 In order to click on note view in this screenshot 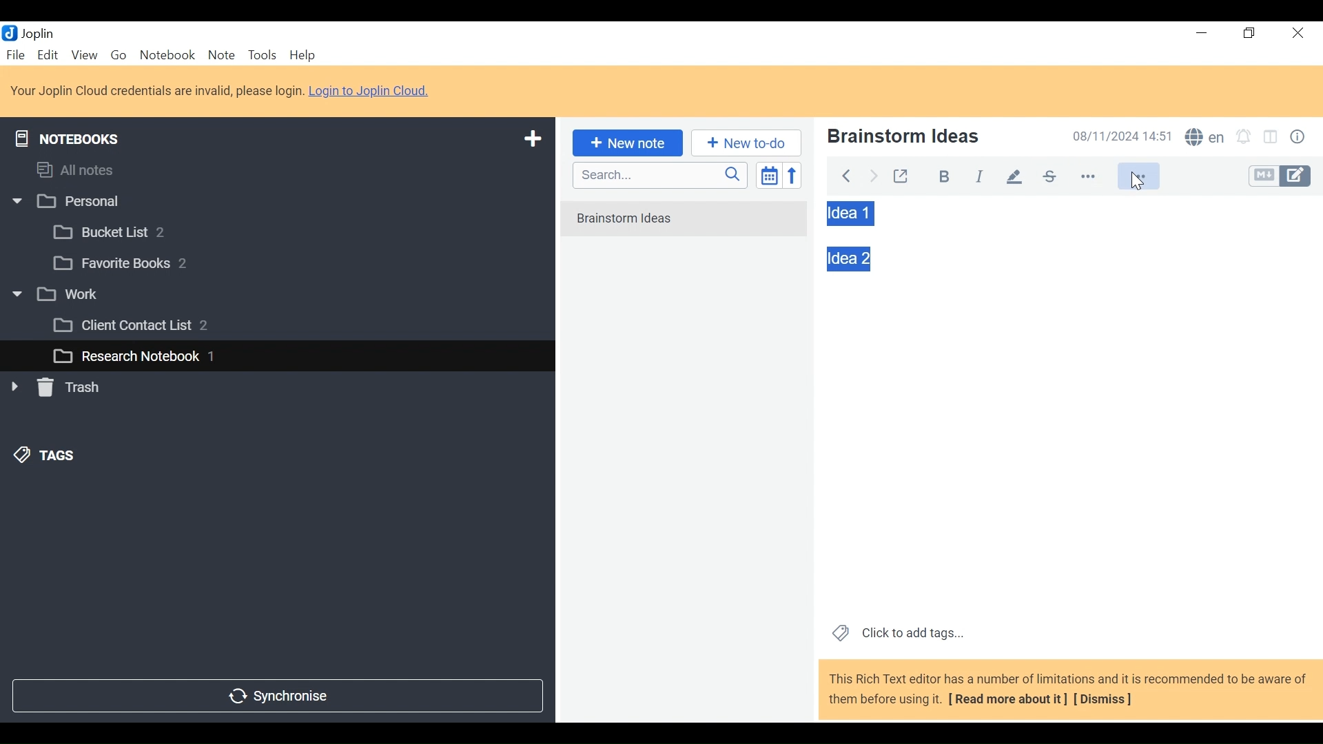, I will do `click(851, 213)`.